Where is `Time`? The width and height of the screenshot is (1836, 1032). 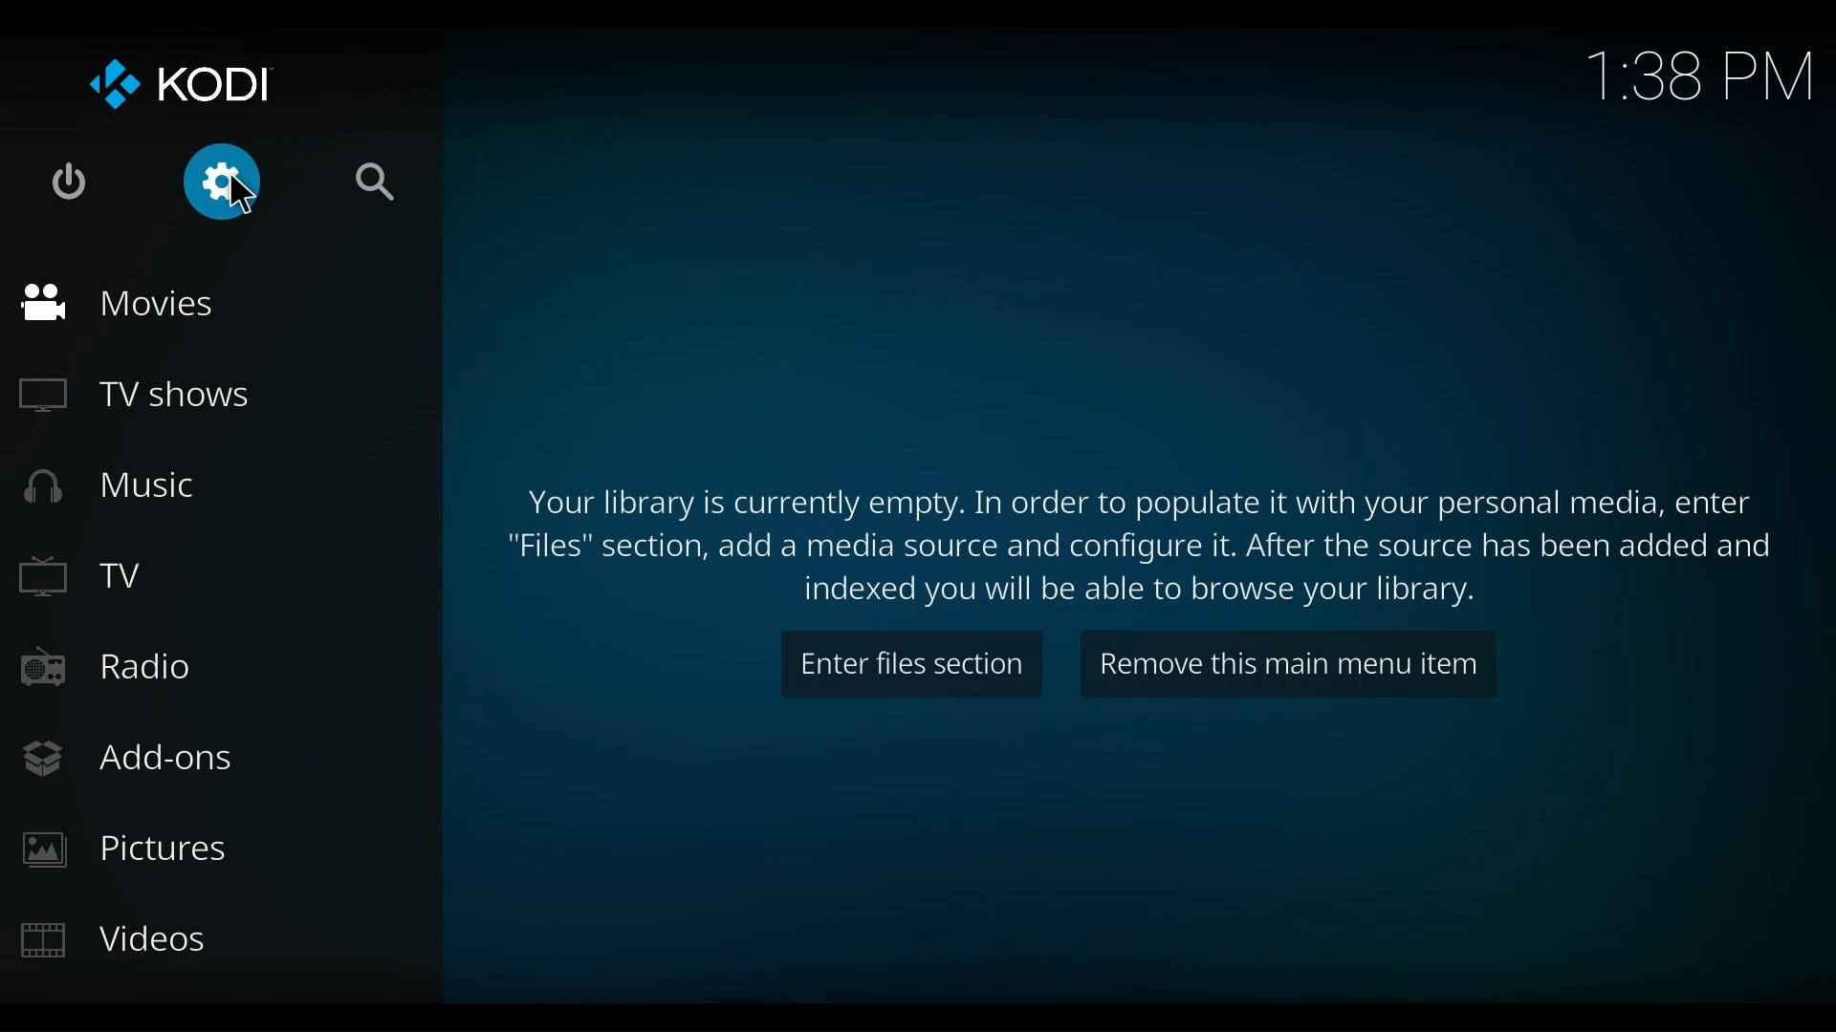
Time is located at coordinates (1699, 79).